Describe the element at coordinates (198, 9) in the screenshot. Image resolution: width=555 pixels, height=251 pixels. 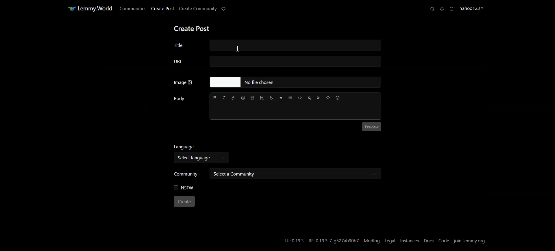
I see `Create Community` at that location.